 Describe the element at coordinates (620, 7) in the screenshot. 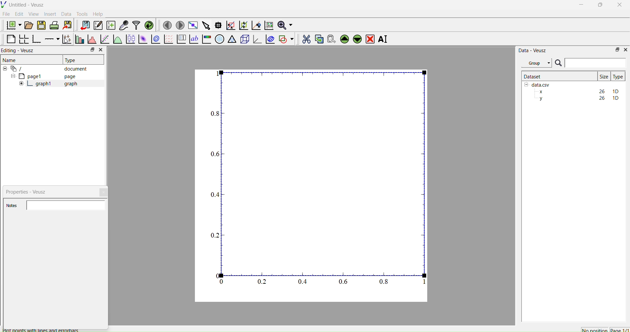

I see `Close` at that location.